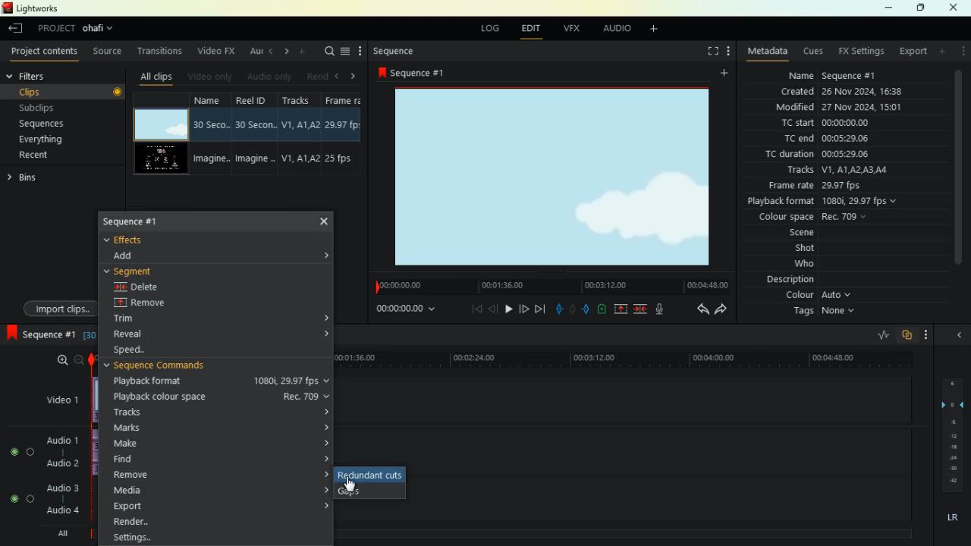  What do you see at coordinates (218, 397) in the screenshot?
I see `playback colour space` at bounding box center [218, 397].